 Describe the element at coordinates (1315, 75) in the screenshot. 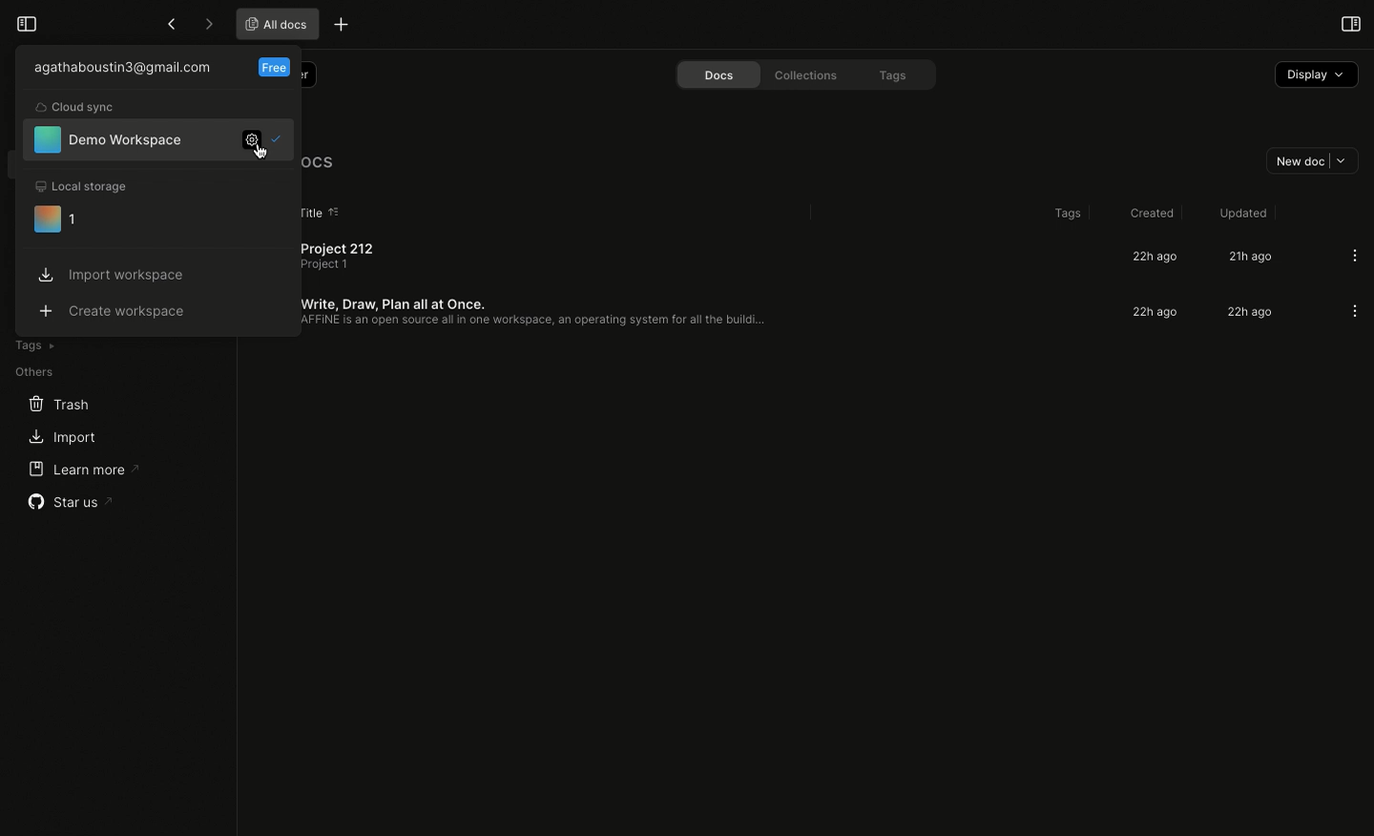

I see `Display` at that location.